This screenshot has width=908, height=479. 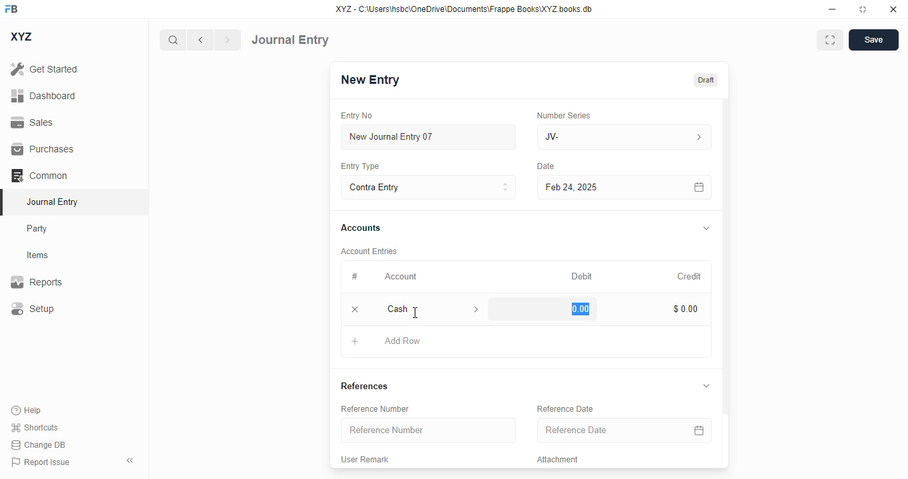 I want to click on JV-, so click(x=624, y=137).